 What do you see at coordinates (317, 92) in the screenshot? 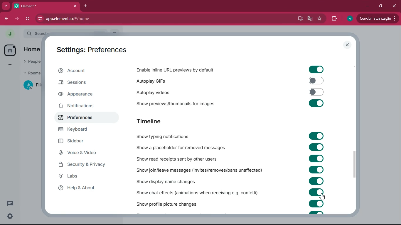
I see `toggle on/off` at bounding box center [317, 92].